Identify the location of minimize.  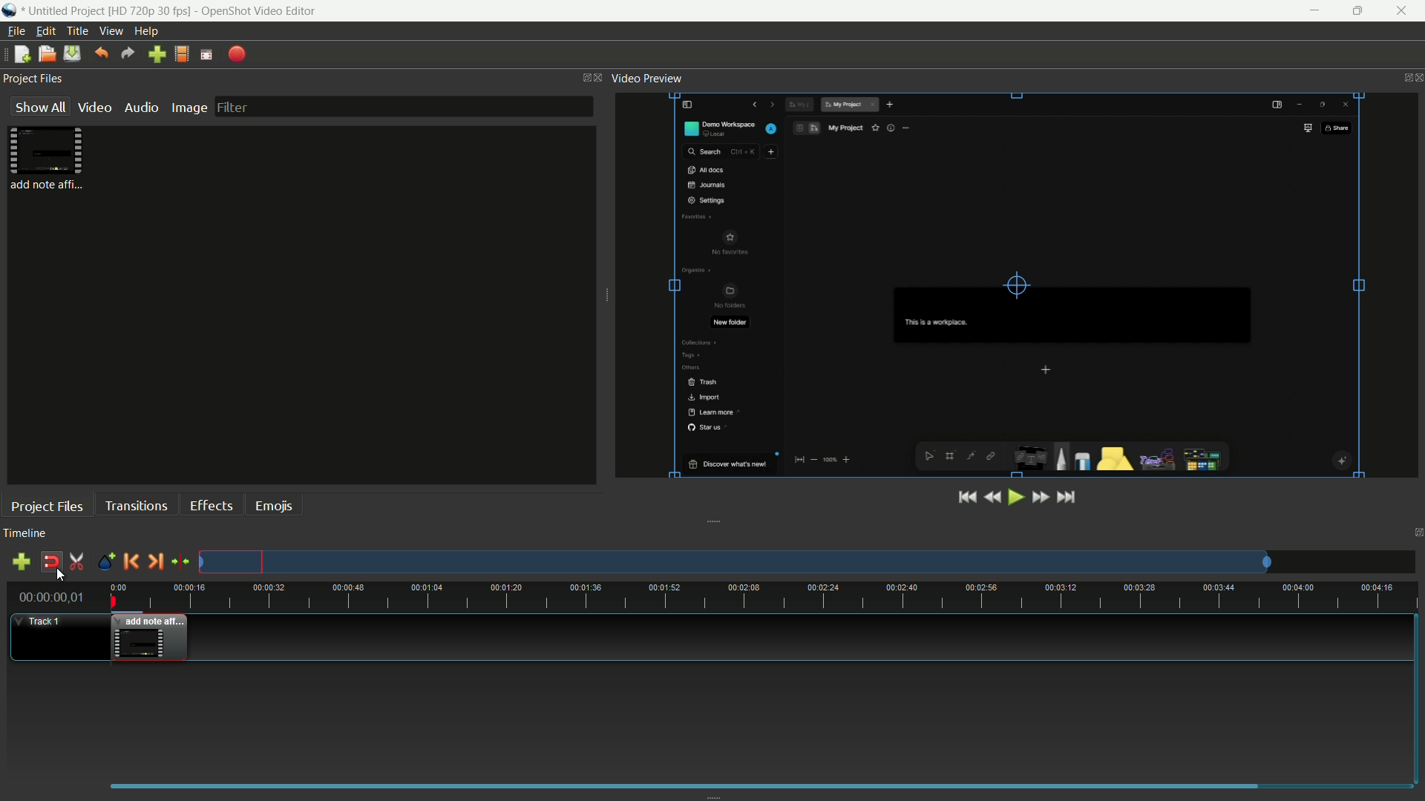
(1313, 11).